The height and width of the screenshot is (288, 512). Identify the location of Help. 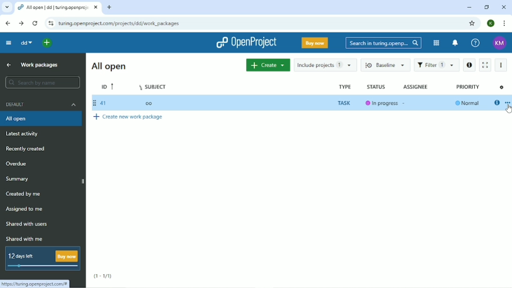
(475, 42).